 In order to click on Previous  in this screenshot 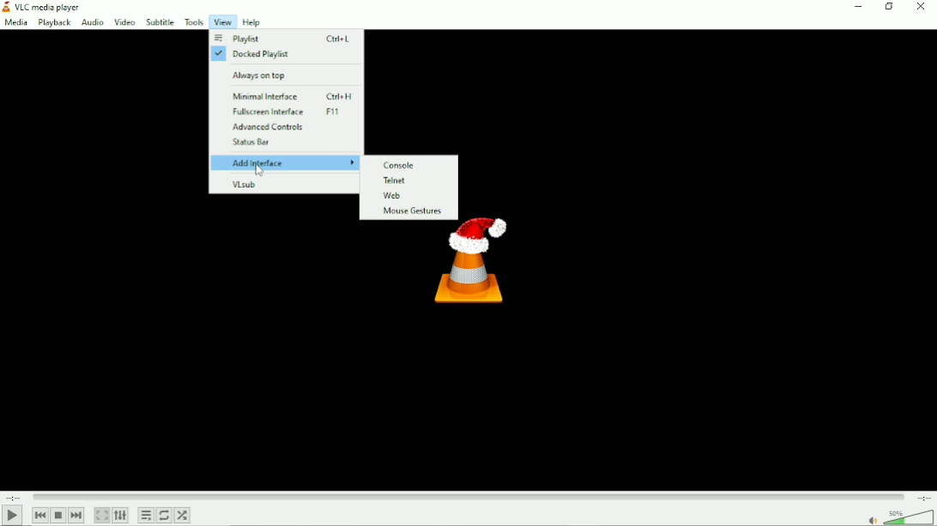, I will do `click(40, 516)`.